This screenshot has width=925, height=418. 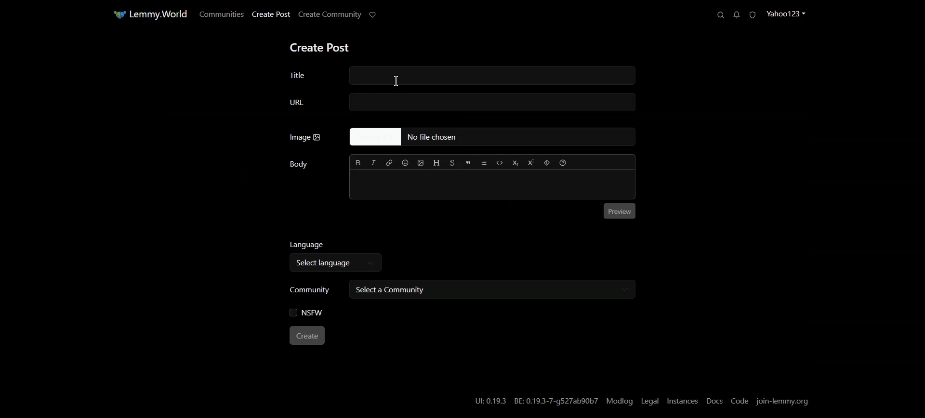 I want to click on Hyperlink, so click(x=390, y=163).